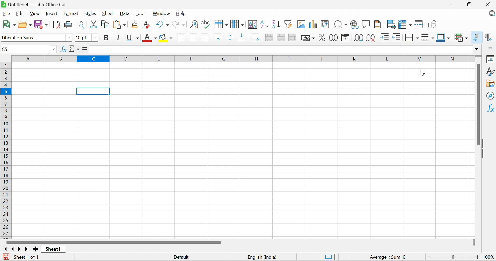  What do you see at coordinates (106, 38) in the screenshot?
I see `Bold` at bounding box center [106, 38].